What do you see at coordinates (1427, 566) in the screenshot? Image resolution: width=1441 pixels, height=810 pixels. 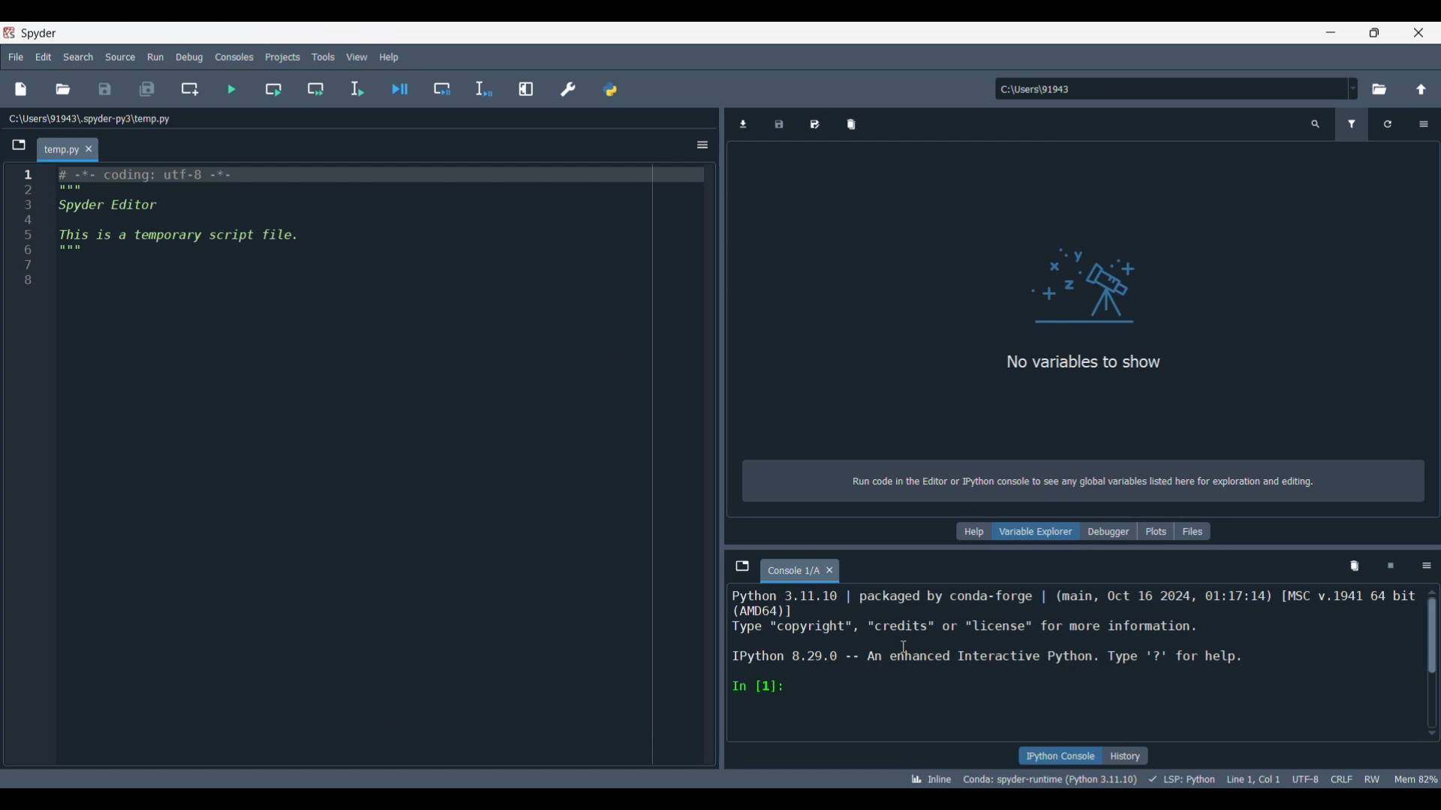 I see `Options` at bounding box center [1427, 566].